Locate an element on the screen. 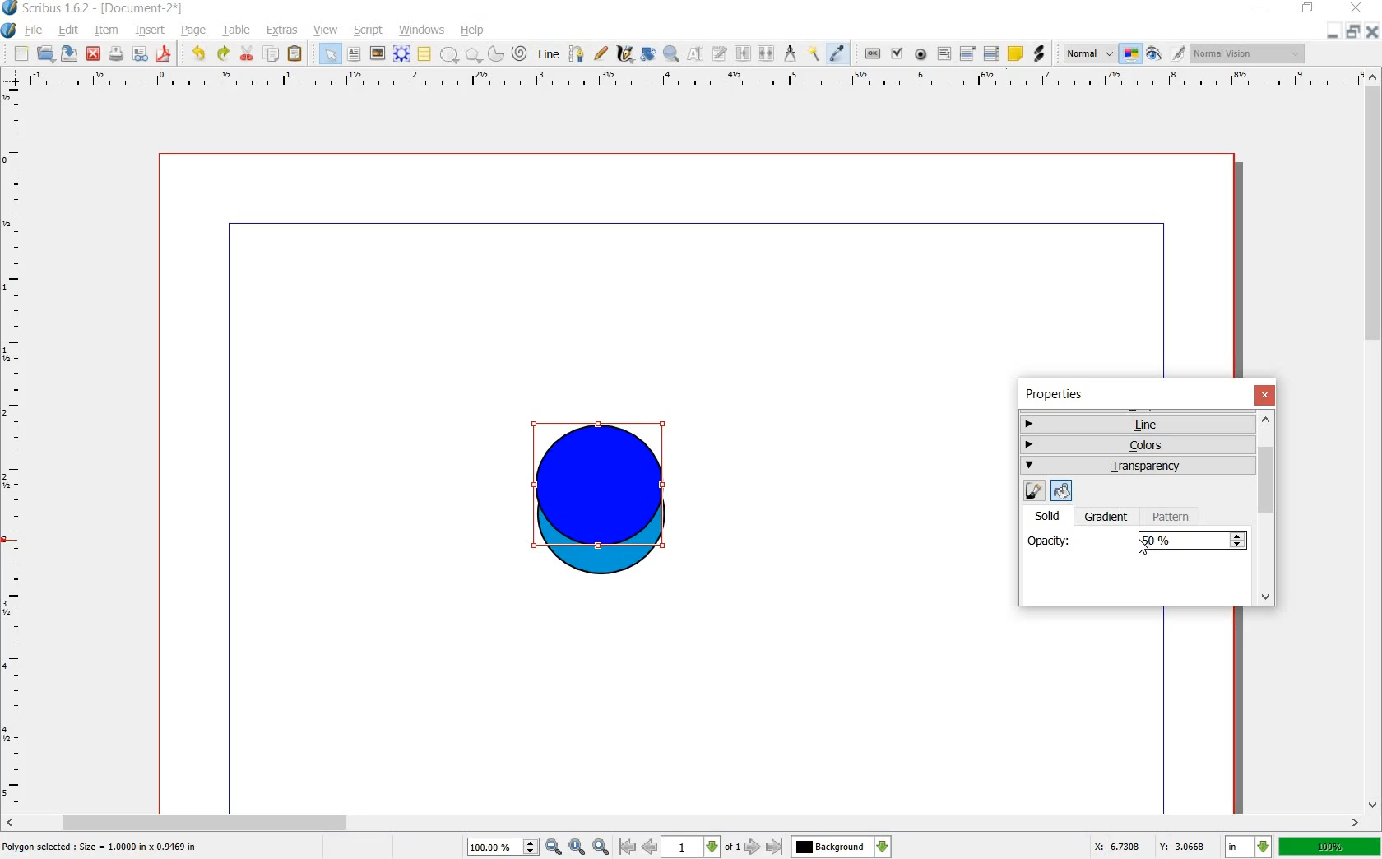  100% is located at coordinates (1331, 848).